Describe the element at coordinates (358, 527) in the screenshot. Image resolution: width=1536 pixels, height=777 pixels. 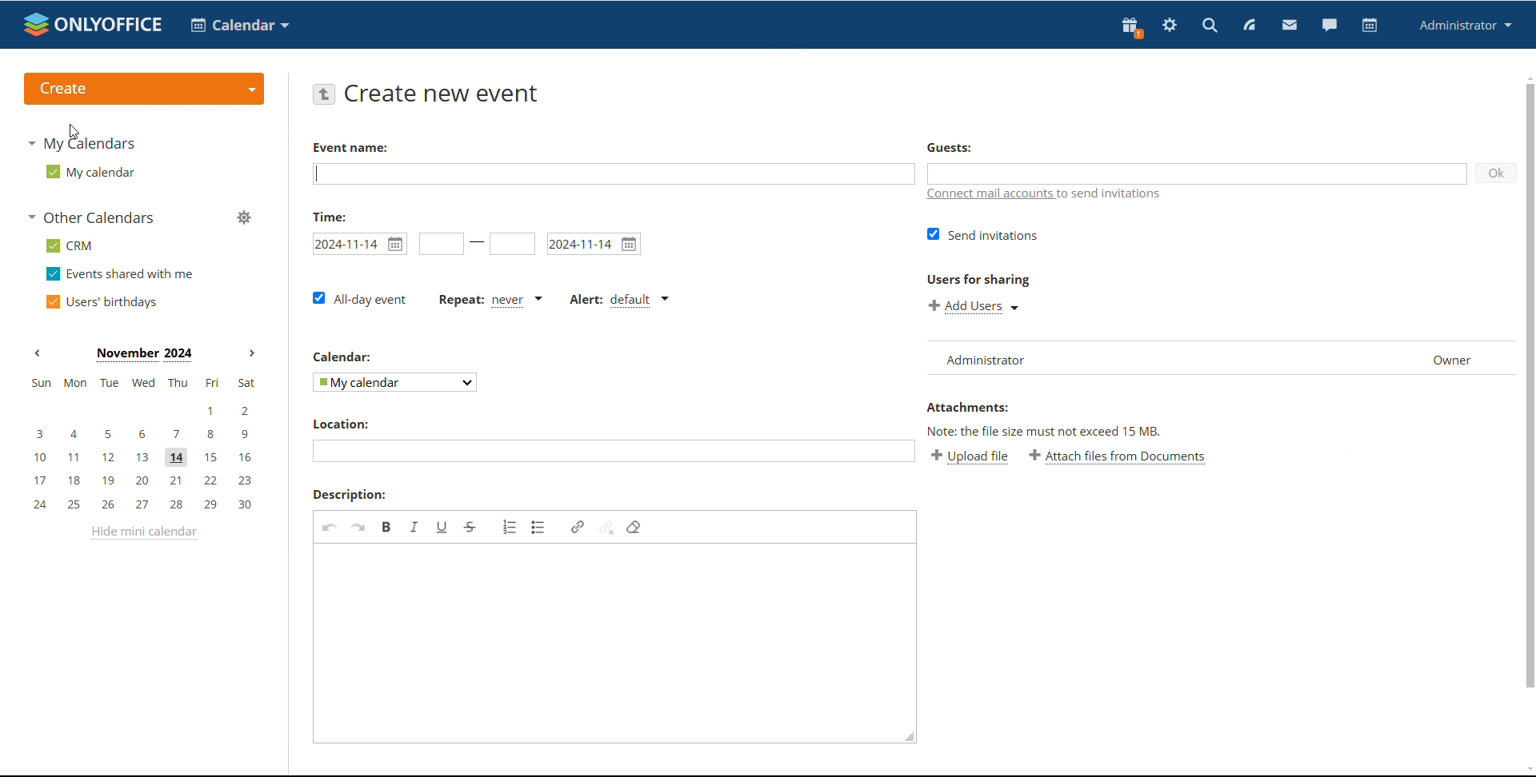
I see `redo` at that location.